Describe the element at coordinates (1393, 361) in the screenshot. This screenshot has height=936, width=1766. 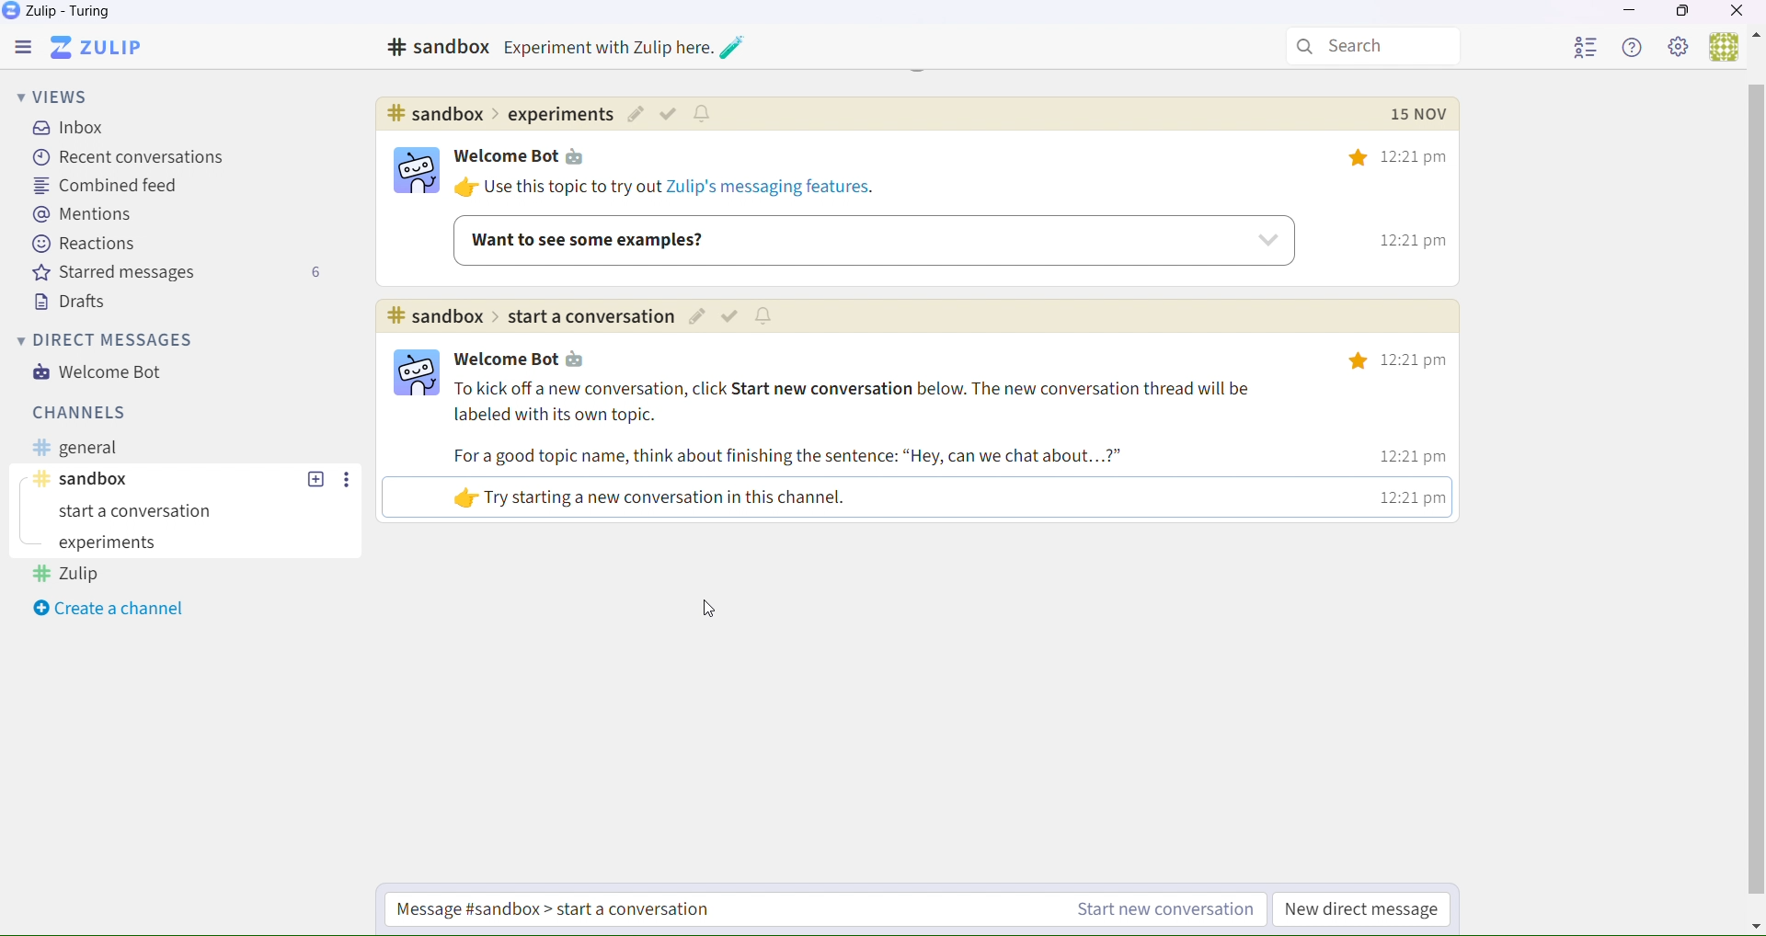
I see `12:21 pm` at that location.